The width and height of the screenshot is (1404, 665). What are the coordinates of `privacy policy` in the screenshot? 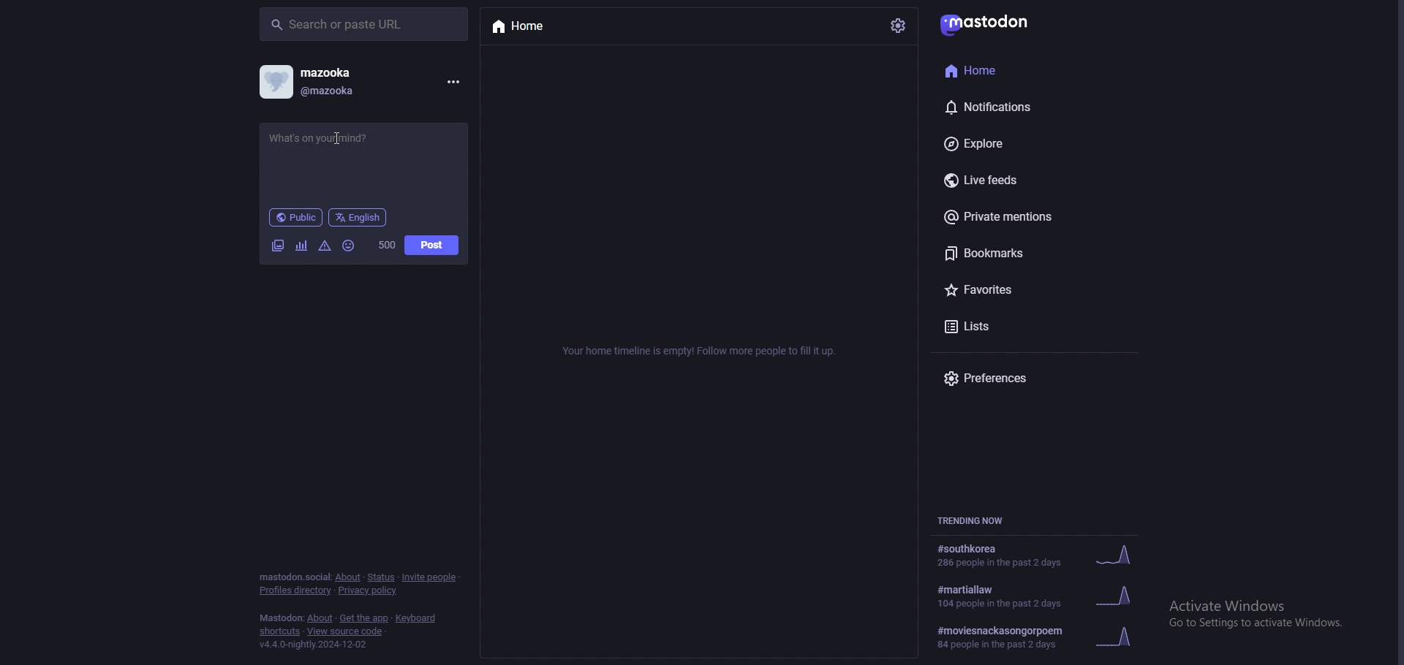 It's located at (366, 590).